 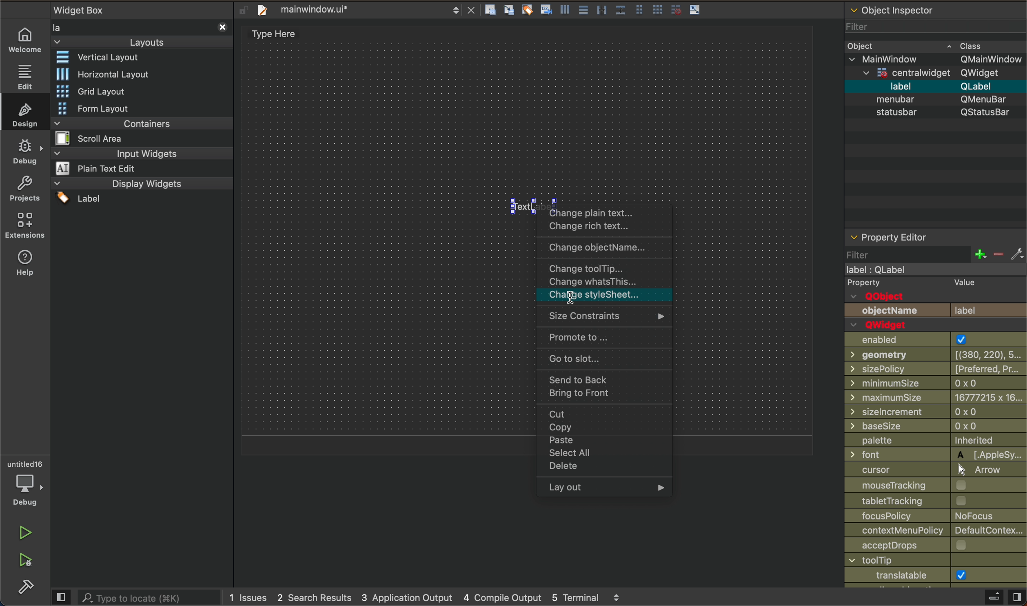 I want to click on plain text edit, so click(x=118, y=168).